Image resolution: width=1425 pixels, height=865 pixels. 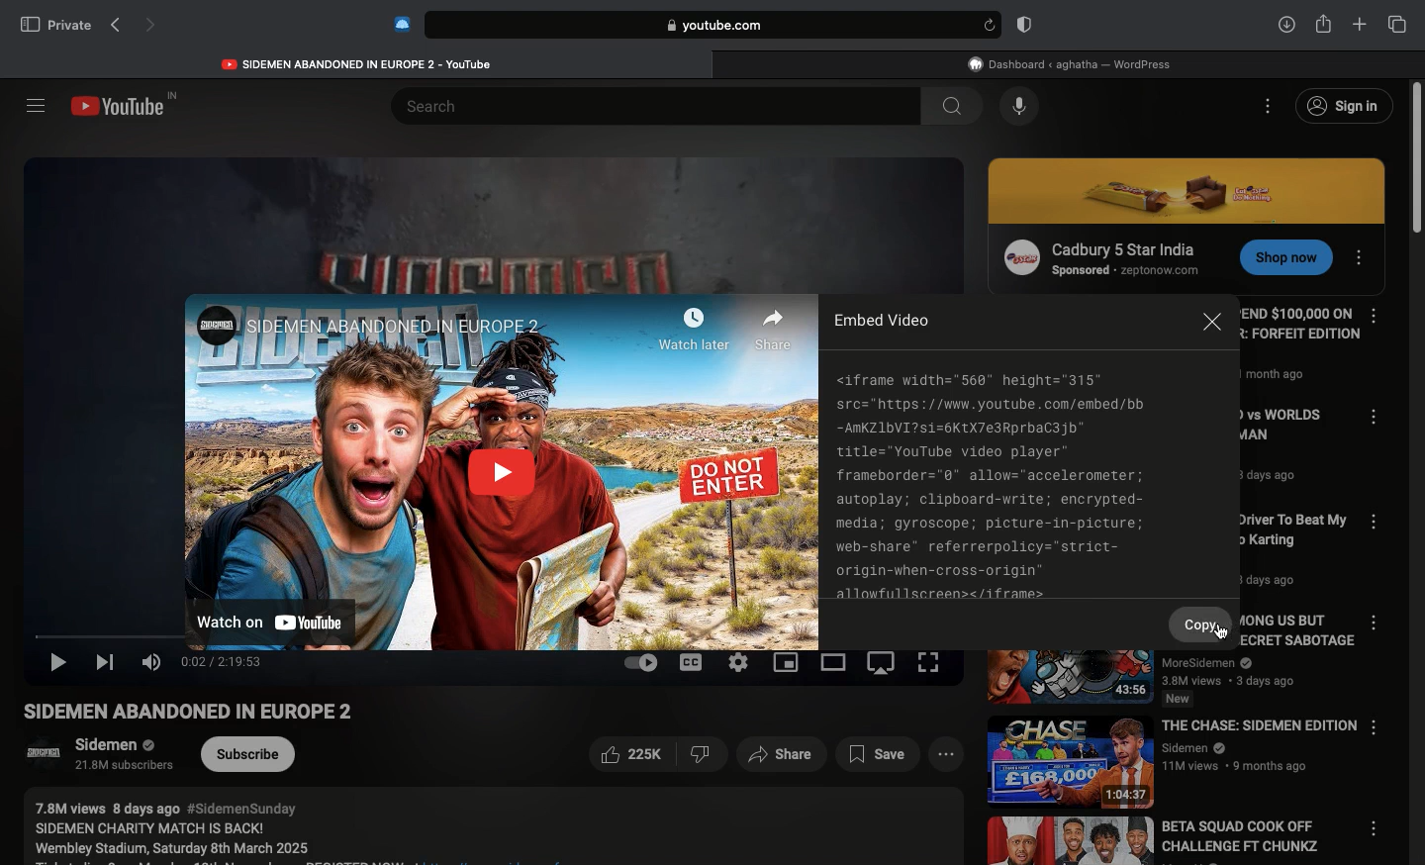 I want to click on Sign in, so click(x=1343, y=107).